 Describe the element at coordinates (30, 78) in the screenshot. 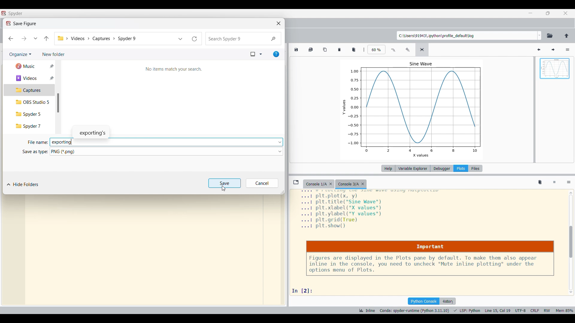

I see `Videos` at that location.